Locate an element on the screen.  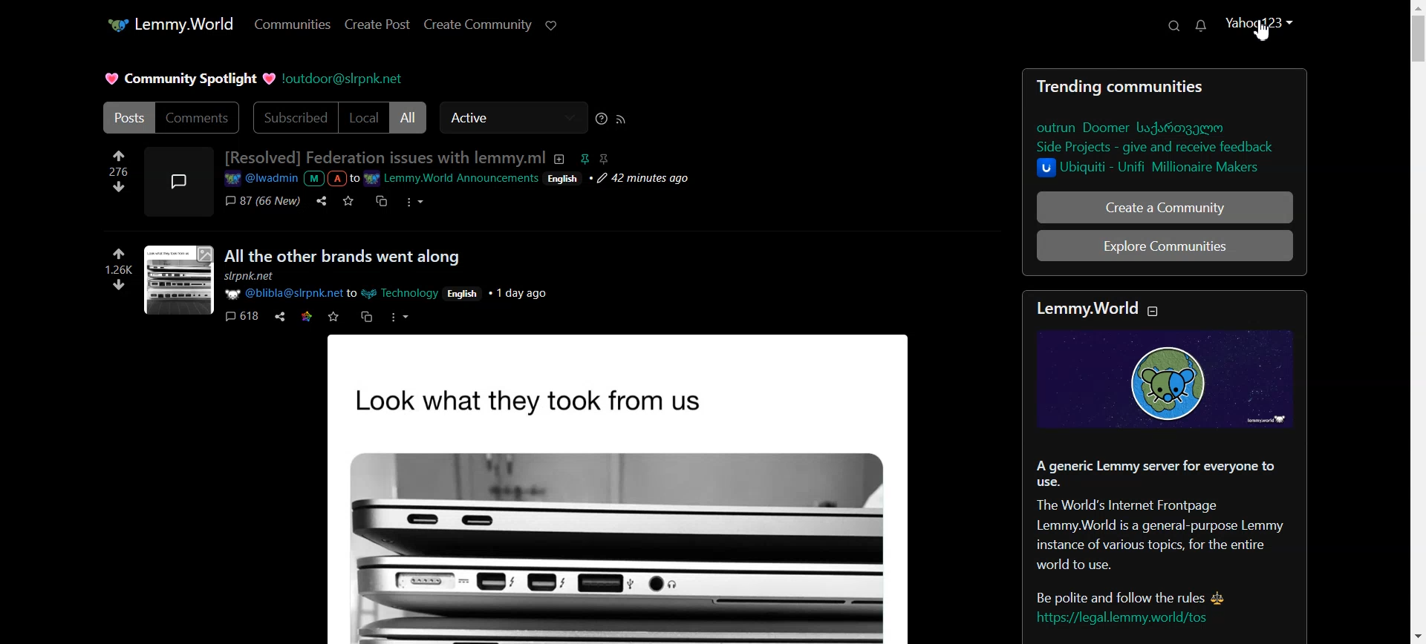
*
26K is located at coordinates (125, 262).